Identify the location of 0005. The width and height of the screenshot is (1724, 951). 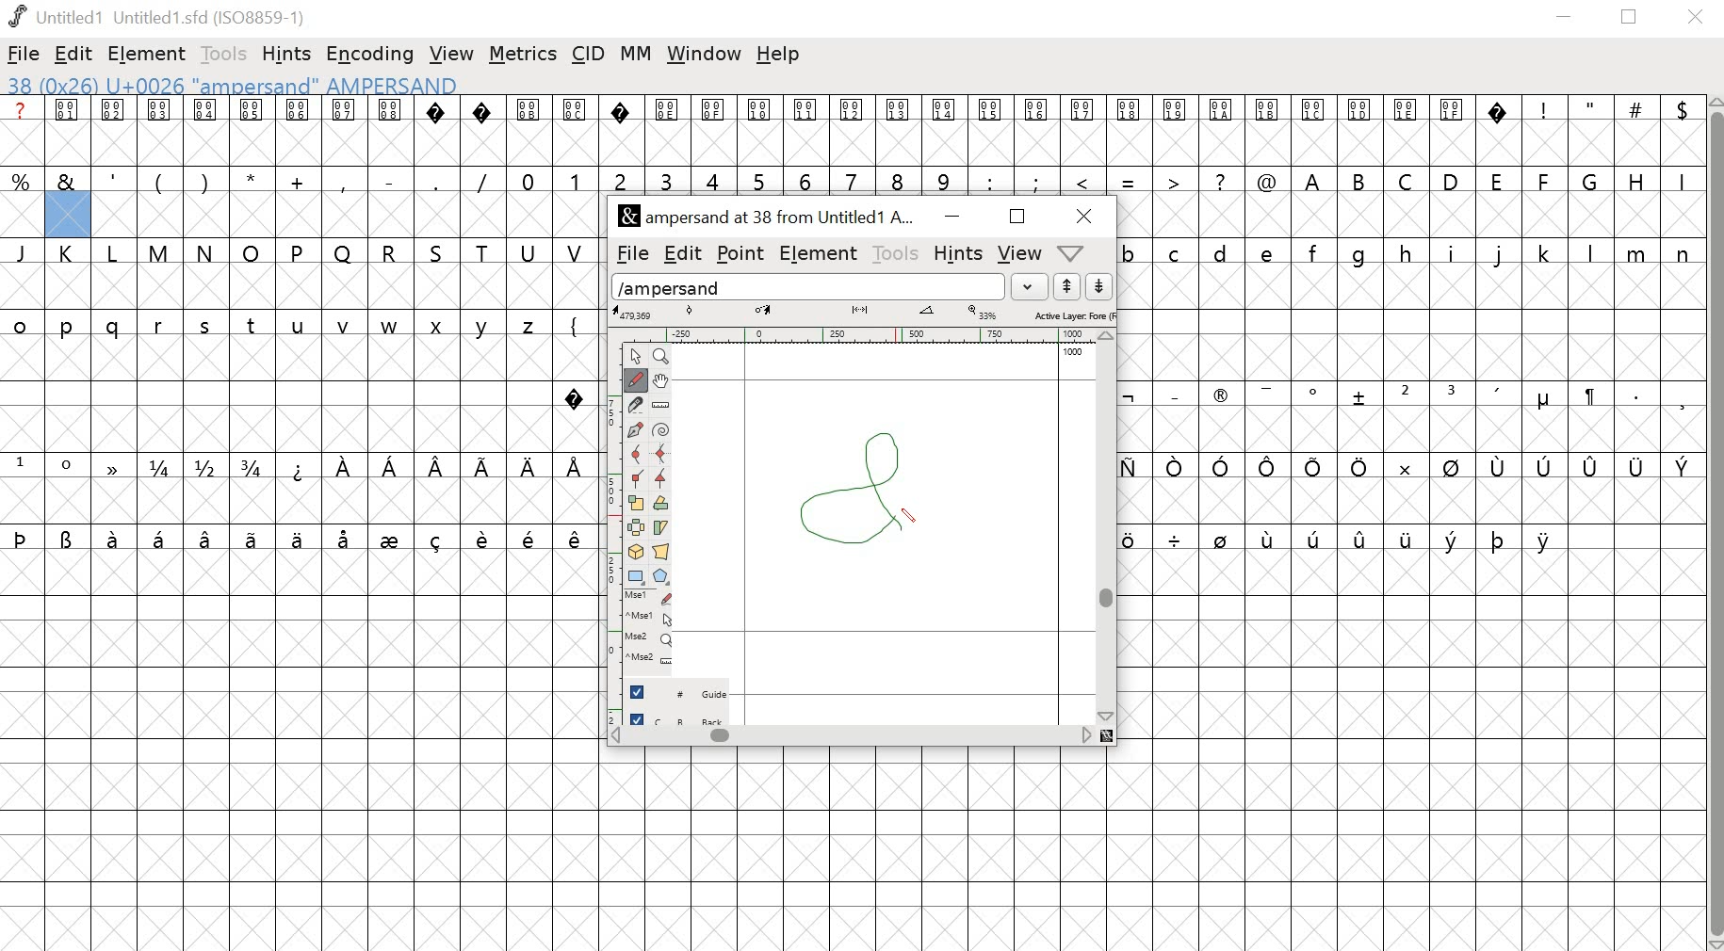
(251, 131).